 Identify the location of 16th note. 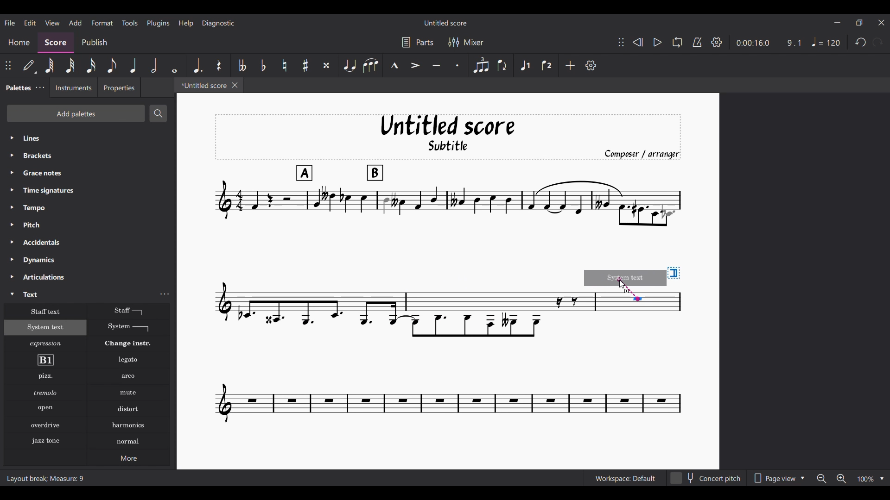
(91, 65).